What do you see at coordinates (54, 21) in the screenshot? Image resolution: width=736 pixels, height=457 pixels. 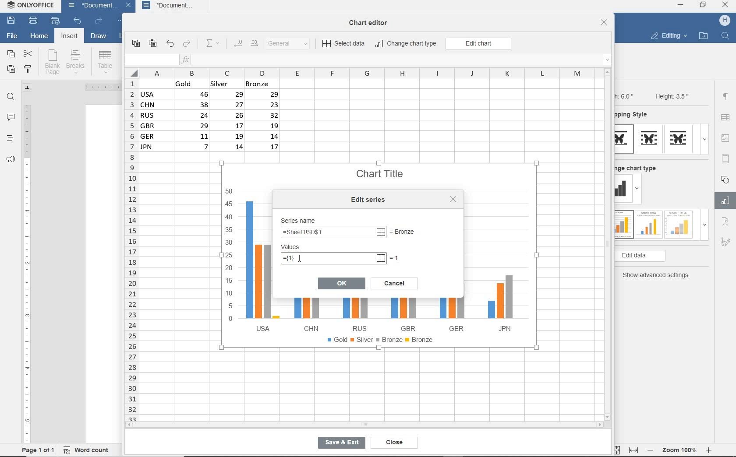 I see `quick print` at bounding box center [54, 21].